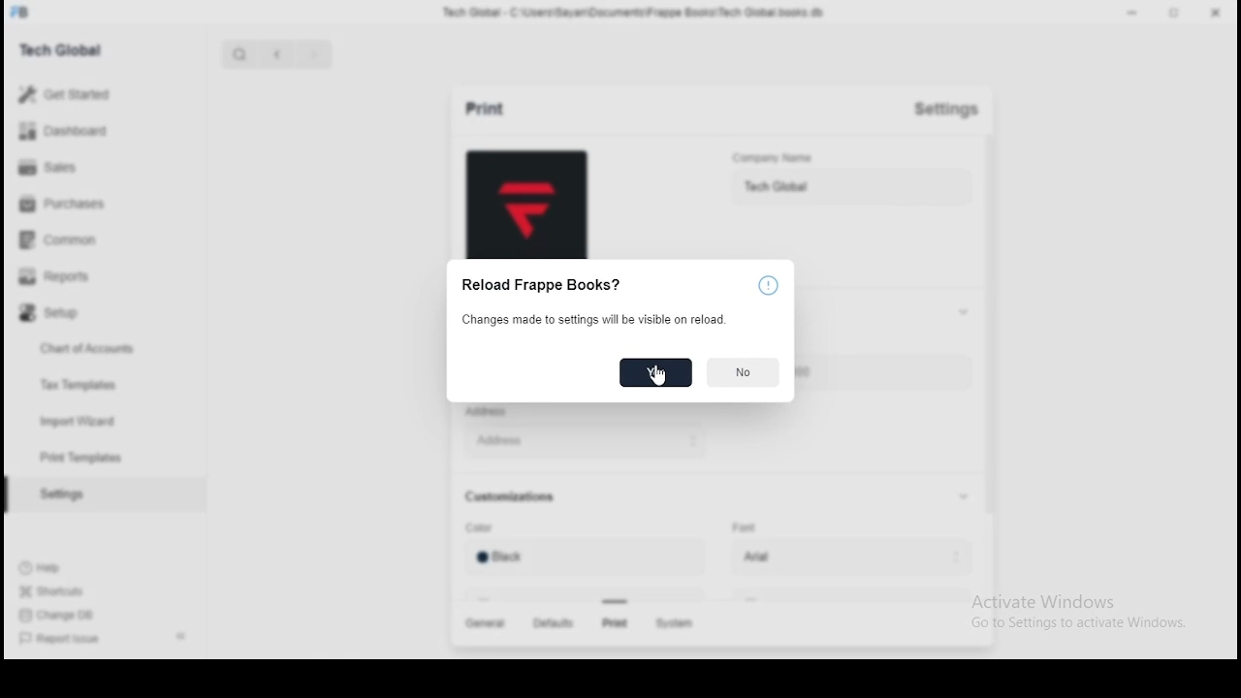 Image resolution: width=1241 pixels, height=698 pixels. Describe the element at coordinates (313, 56) in the screenshot. I see `go forward ` at that location.